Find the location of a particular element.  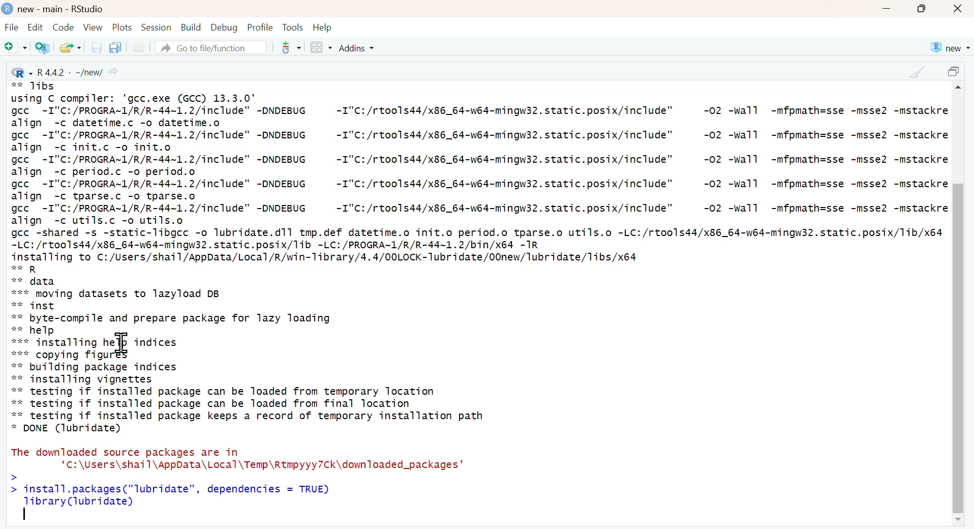

clear console is located at coordinates (917, 72).